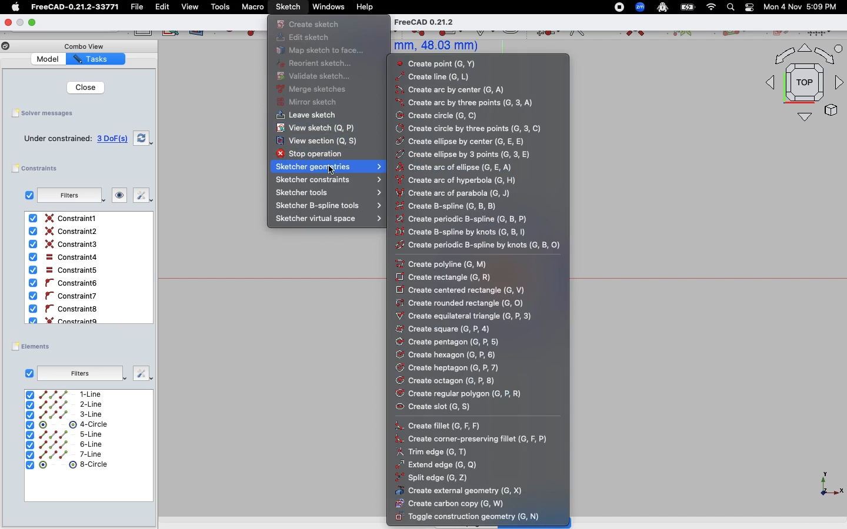  What do you see at coordinates (464, 490) in the screenshot?
I see `Create external geometry` at bounding box center [464, 490].